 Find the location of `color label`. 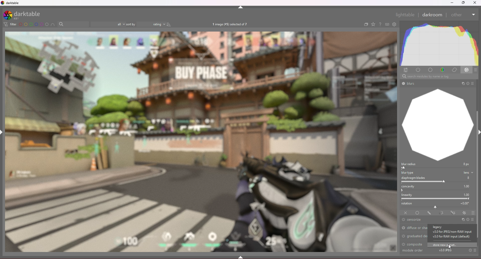

color label is located at coordinates (34, 24).